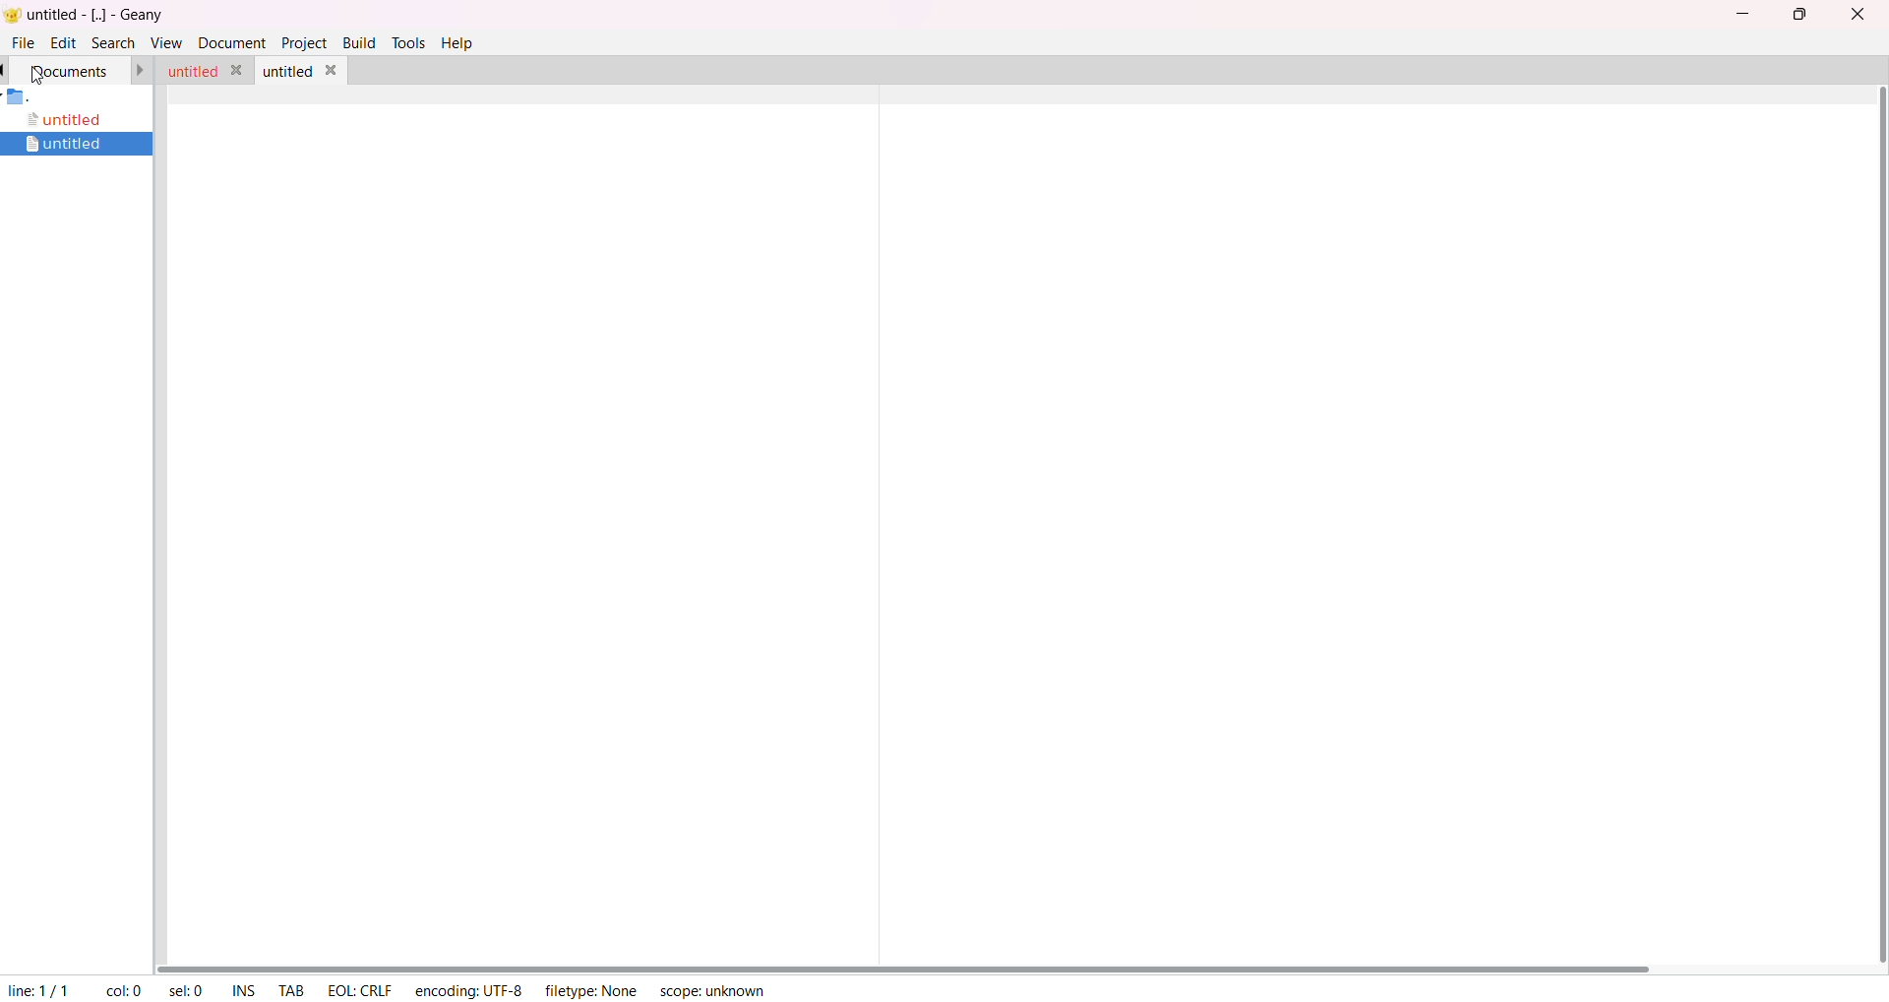 This screenshot has height=1002, width=1889. I want to click on Geany logo, so click(12, 13).